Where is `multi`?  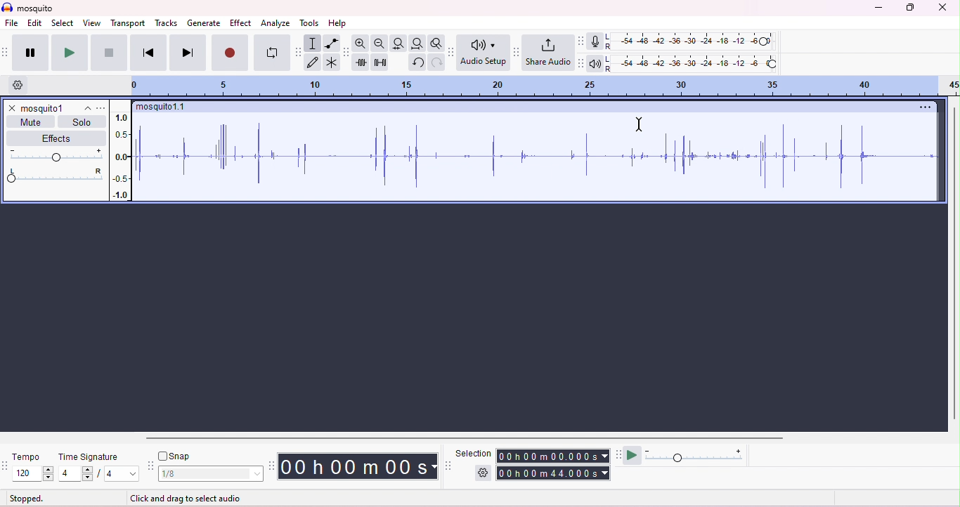
multi is located at coordinates (330, 62).